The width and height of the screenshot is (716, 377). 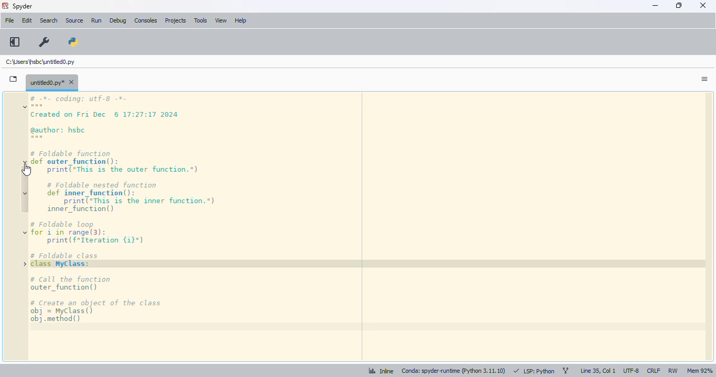 What do you see at coordinates (74, 20) in the screenshot?
I see `source` at bounding box center [74, 20].